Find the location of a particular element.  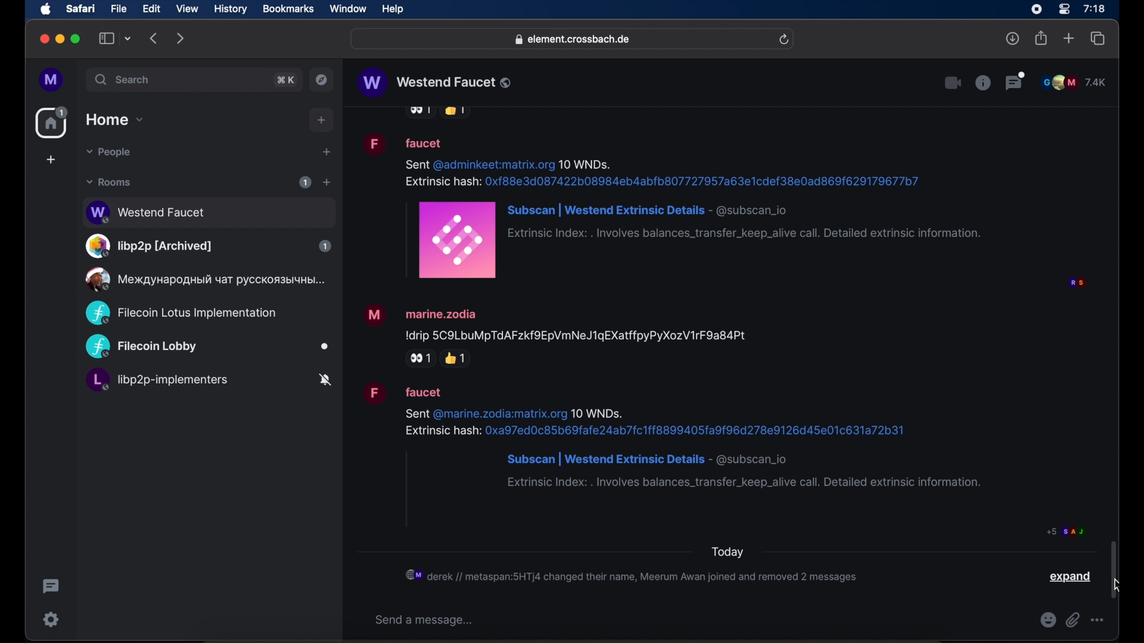

scroll box is located at coordinates (1113, 569).